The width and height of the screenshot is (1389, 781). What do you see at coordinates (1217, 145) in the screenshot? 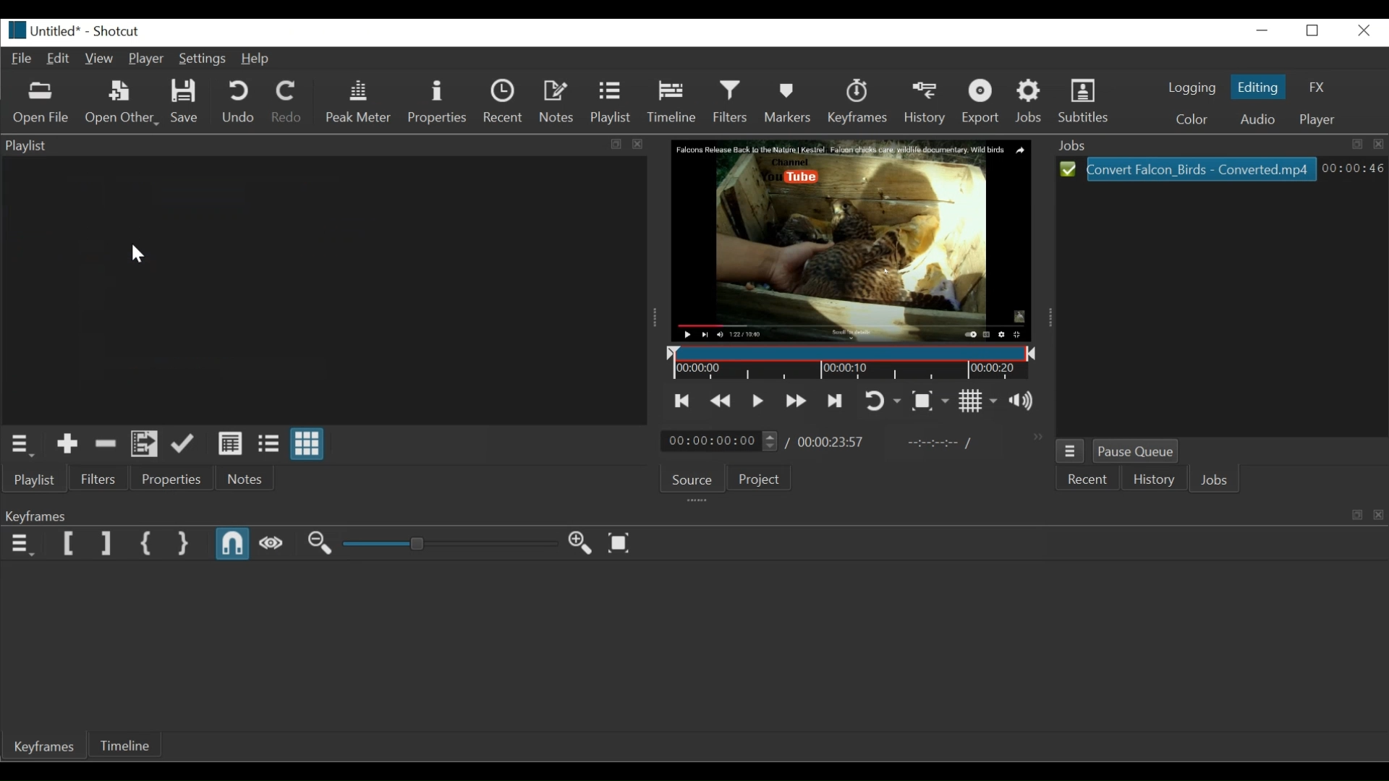
I see `Jobs` at bounding box center [1217, 145].